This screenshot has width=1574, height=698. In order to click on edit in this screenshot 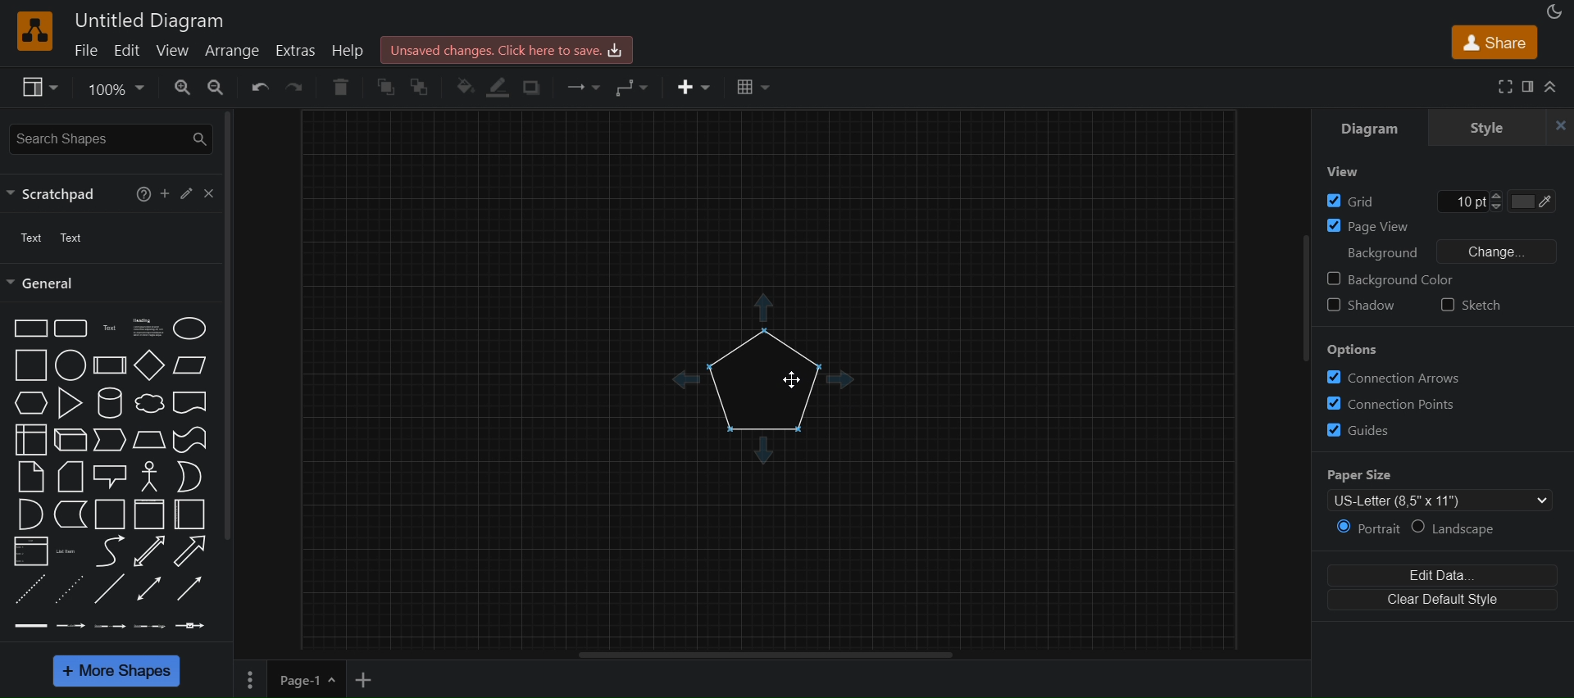, I will do `click(130, 49)`.